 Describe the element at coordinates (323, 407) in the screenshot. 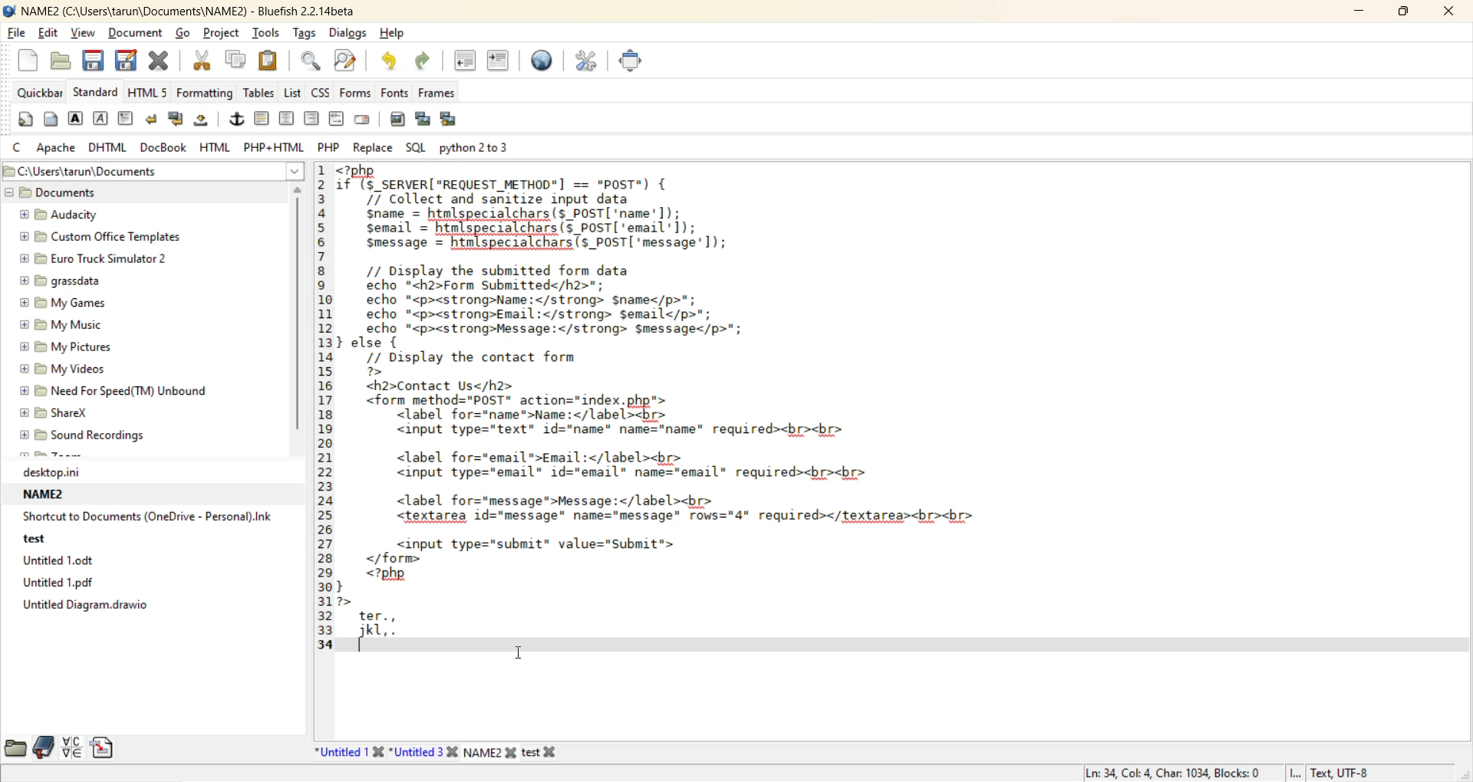

I see `Line Number` at that location.